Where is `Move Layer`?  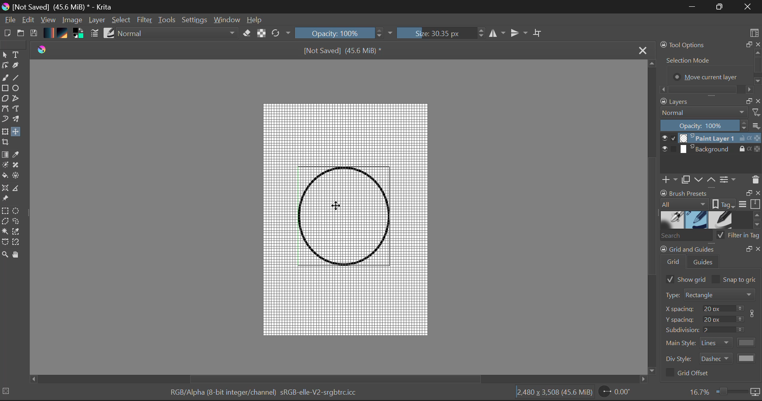
Move Layer is located at coordinates (17, 132).